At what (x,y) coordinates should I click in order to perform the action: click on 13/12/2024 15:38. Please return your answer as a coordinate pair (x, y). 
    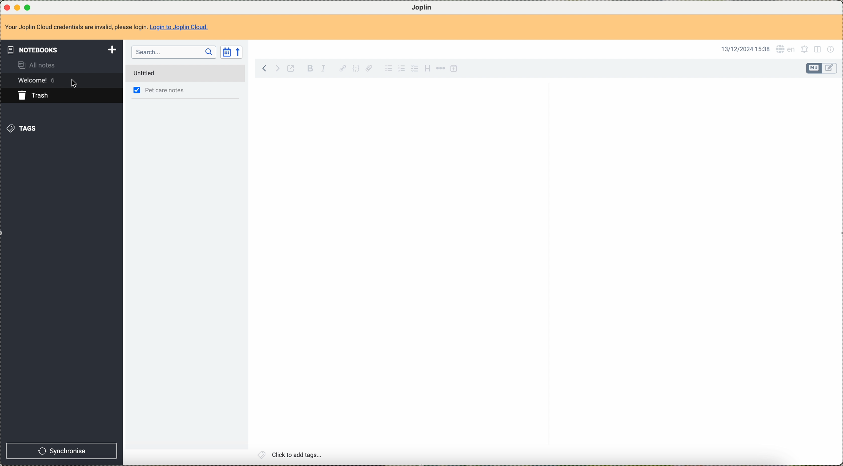
    Looking at the image, I should click on (746, 50).